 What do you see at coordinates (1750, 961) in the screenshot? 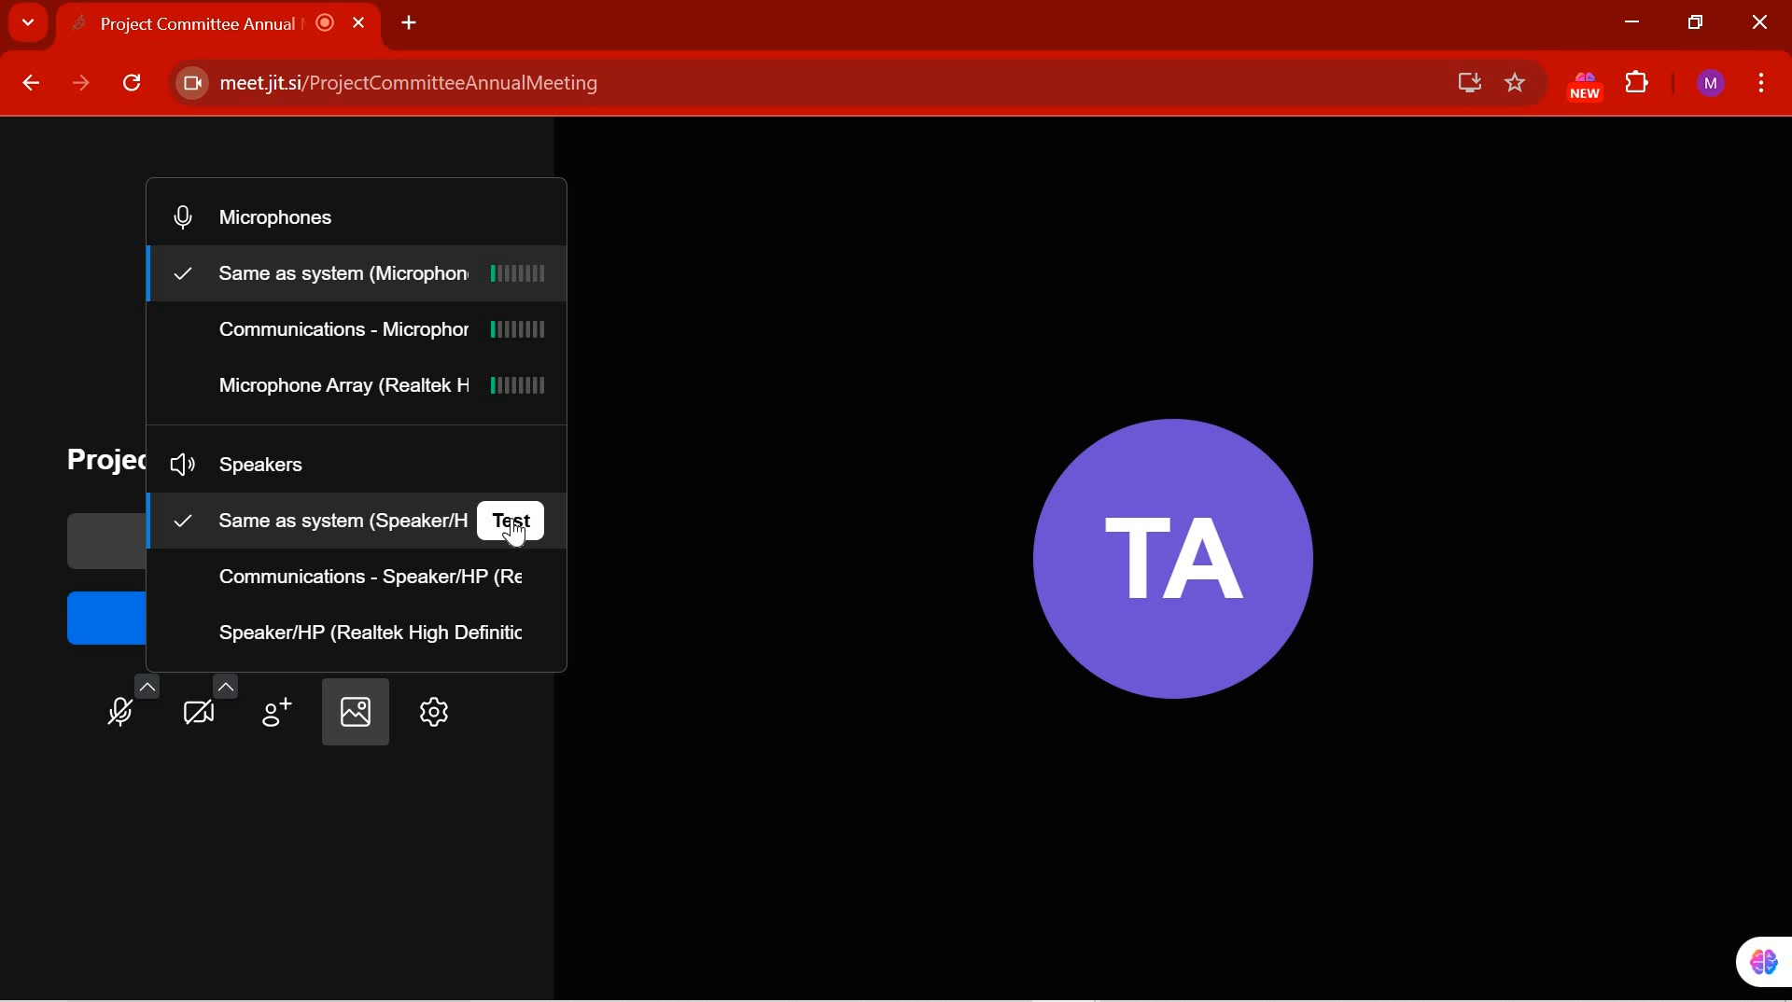
I see `pinned extension` at bounding box center [1750, 961].